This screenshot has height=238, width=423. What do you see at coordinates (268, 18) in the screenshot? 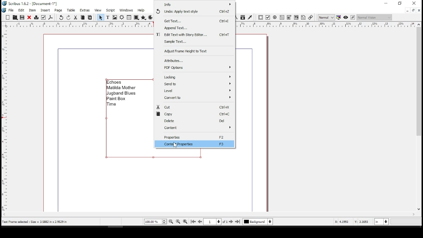
I see `PDF check button` at bounding box center [268, 18].